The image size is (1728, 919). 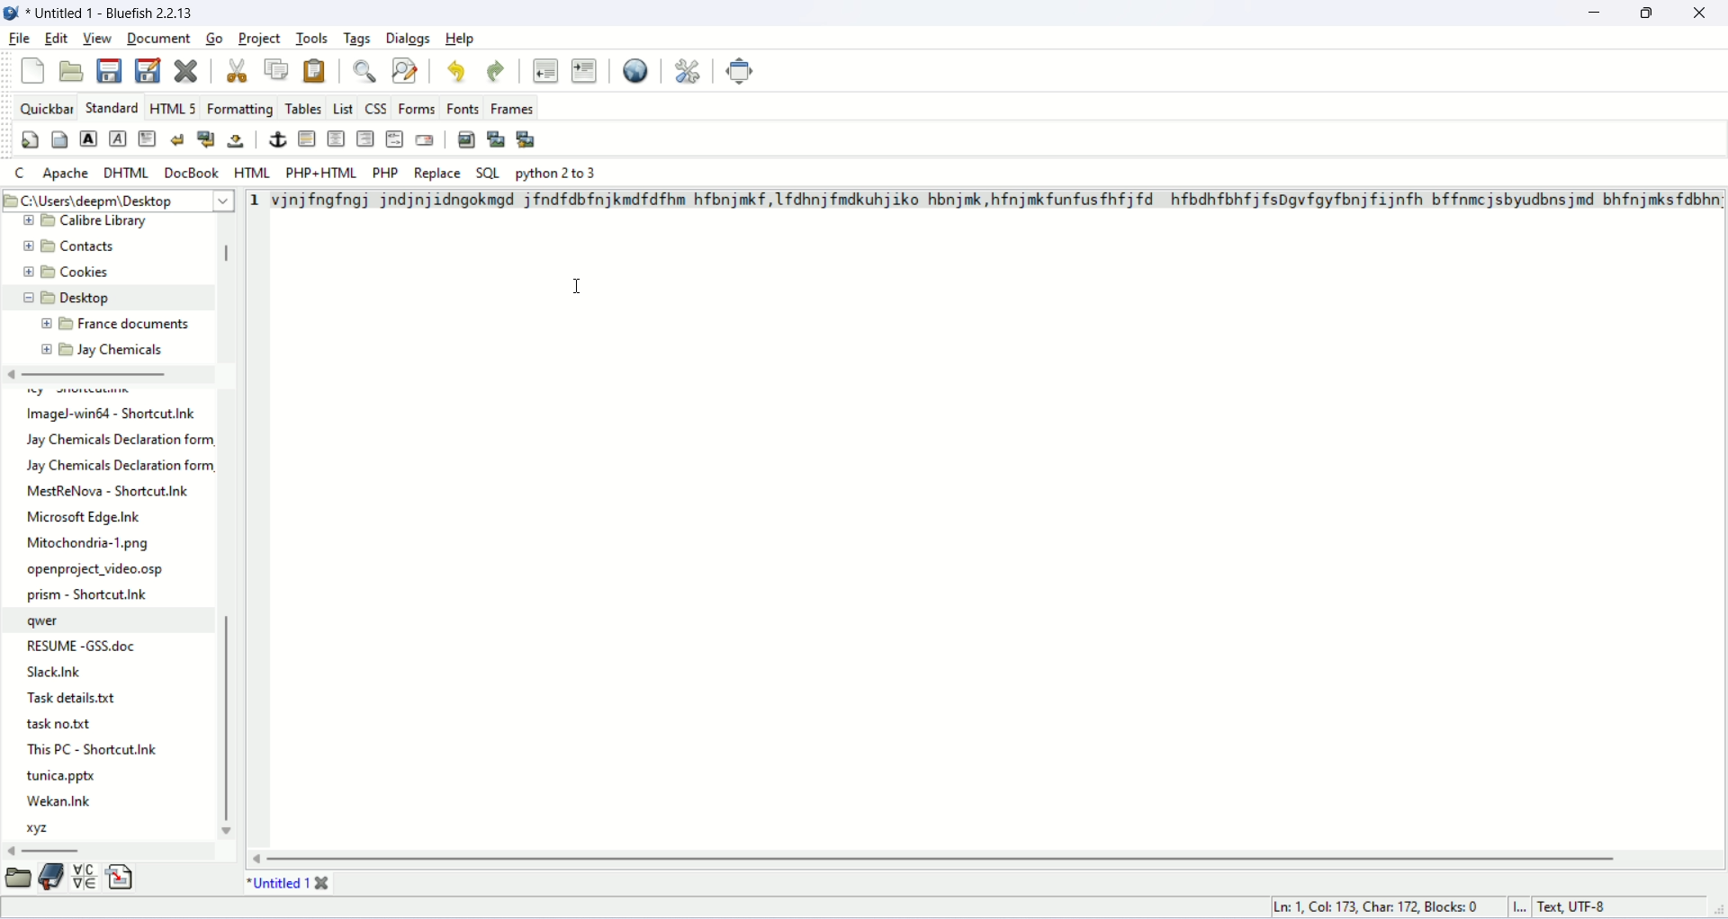 I want to click on Calibre Library, so click(x=107, y=220).